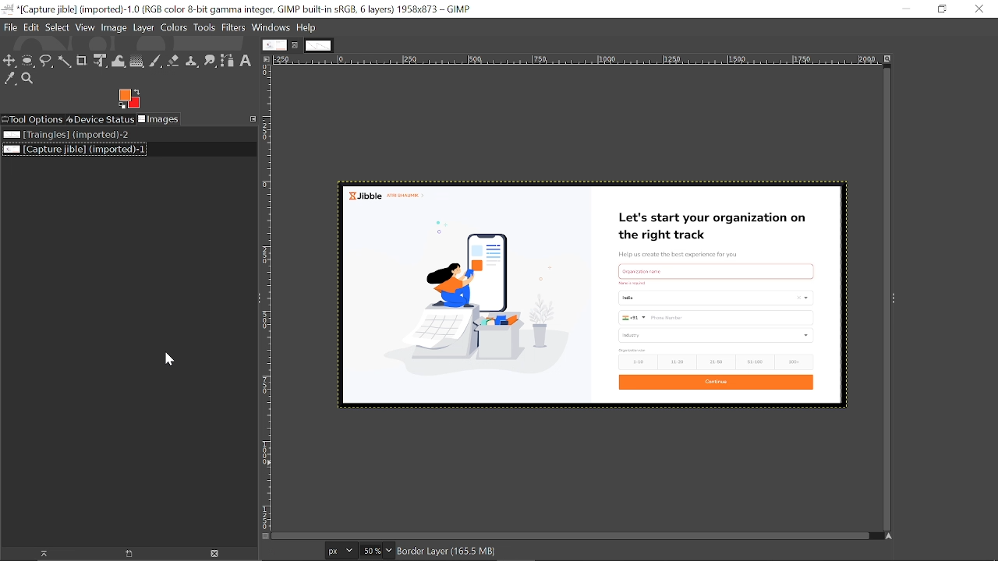 Image resolution: width=998 pixels, height=561 pixels. I want to click on Other tab, so click(318, 46).